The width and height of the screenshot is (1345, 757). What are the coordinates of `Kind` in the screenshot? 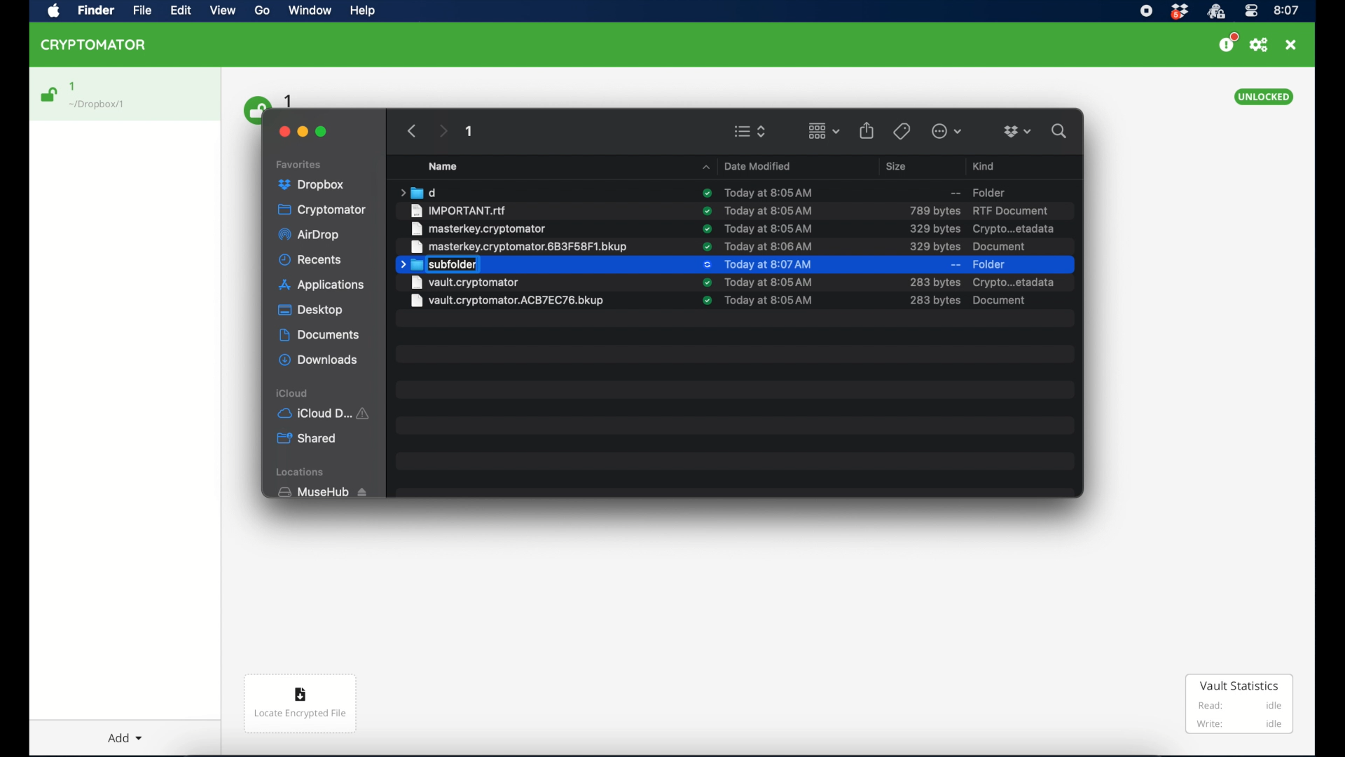 It's located at (986, 164).